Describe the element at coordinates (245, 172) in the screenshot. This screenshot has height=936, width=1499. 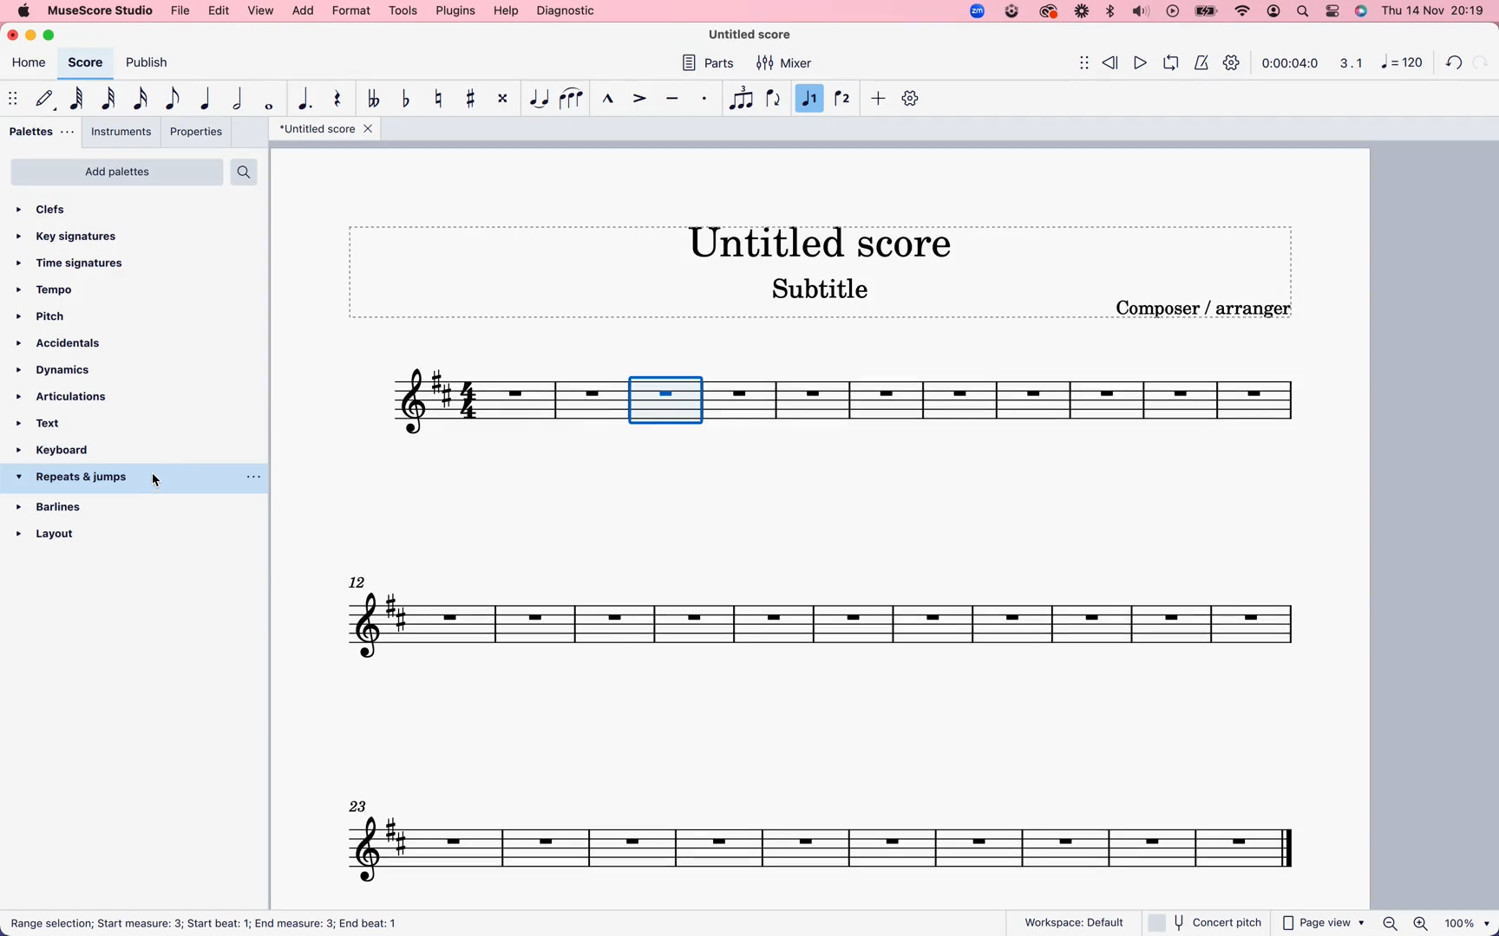
I see `search` at that location.